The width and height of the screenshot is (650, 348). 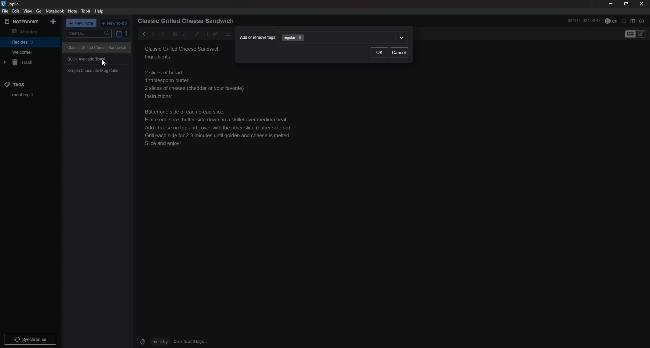 I want to click on add or remove tags, so click(x=257, y=37).